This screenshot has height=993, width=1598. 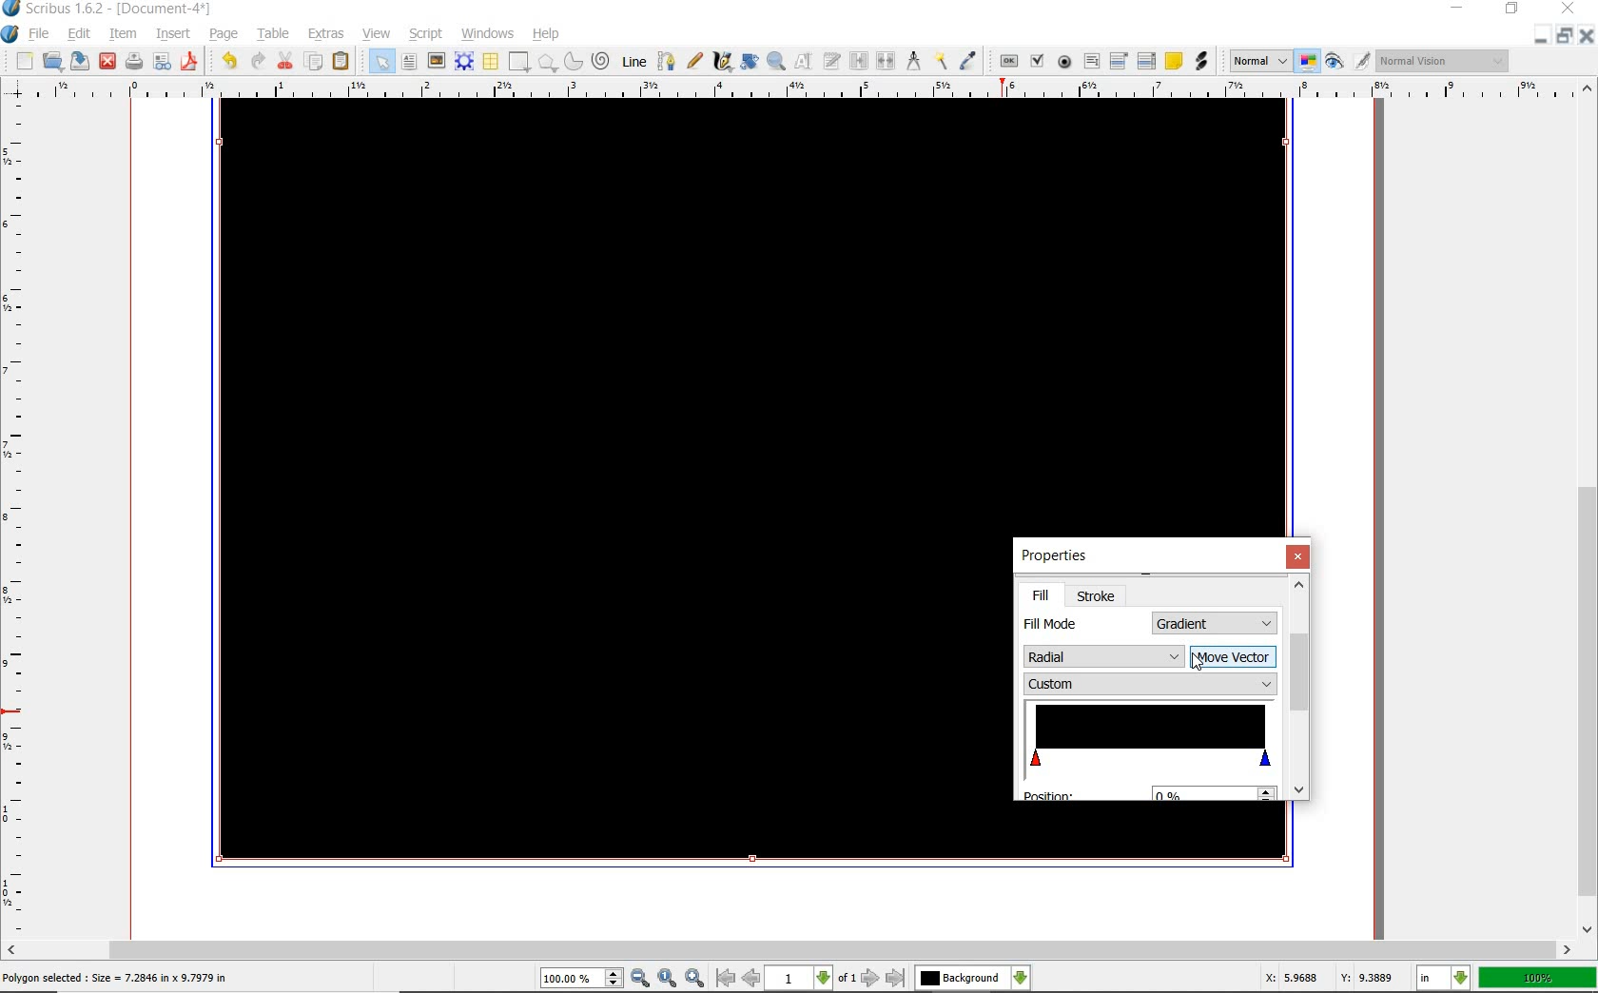 What do you see at coordinates (871, 978) in the screenshot?
I see `go to next page` at bounding box center [871, 978].